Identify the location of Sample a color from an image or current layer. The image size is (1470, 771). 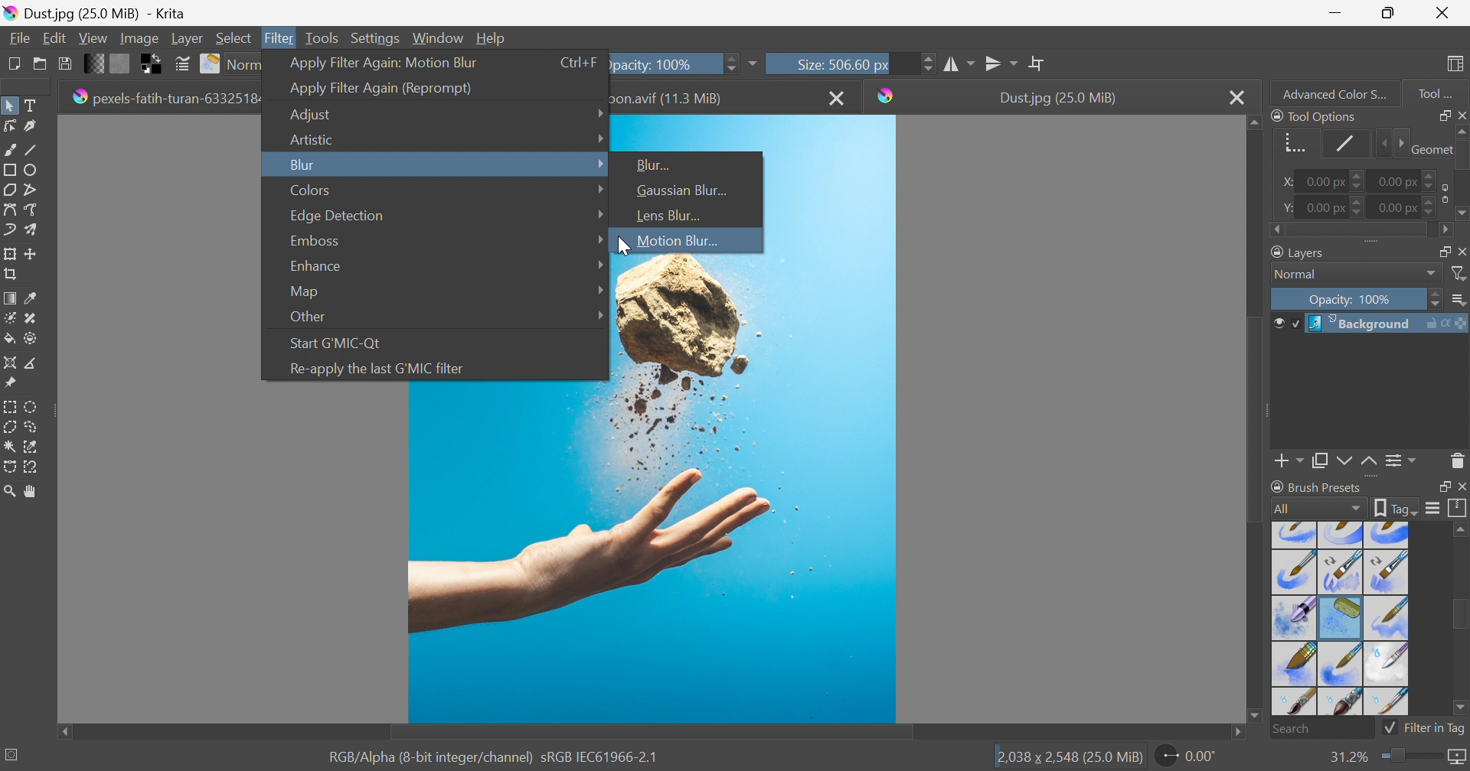
(31, 298).